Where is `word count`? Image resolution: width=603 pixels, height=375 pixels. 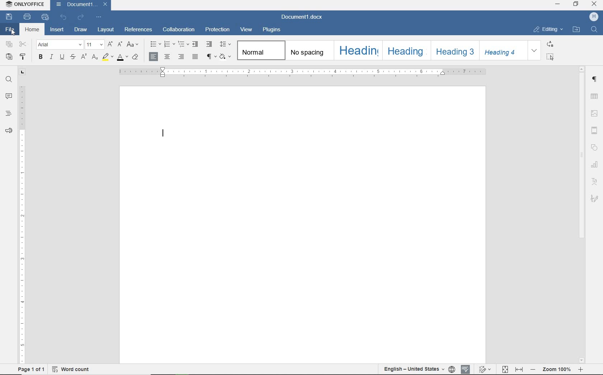
word count is located at coordinates (72, 369).